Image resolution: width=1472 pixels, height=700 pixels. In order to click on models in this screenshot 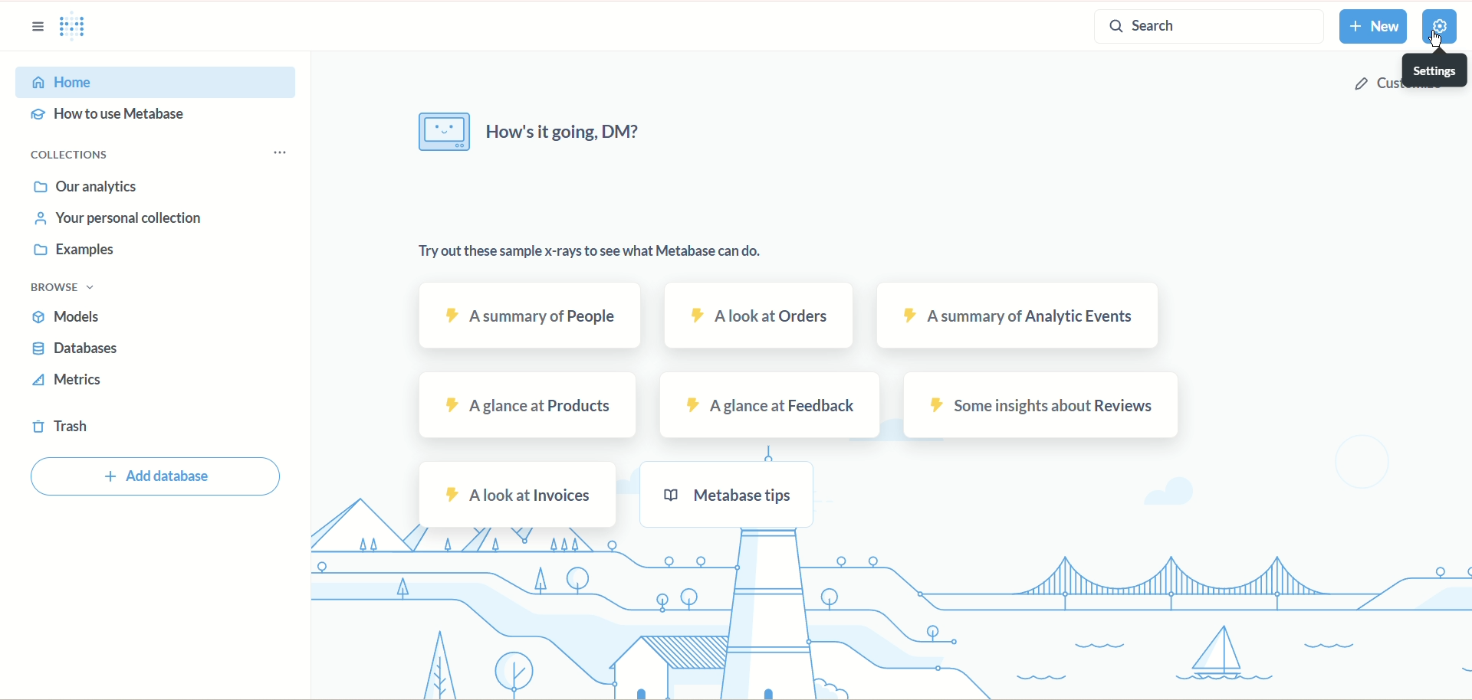, I will do `click(68, 316)`.